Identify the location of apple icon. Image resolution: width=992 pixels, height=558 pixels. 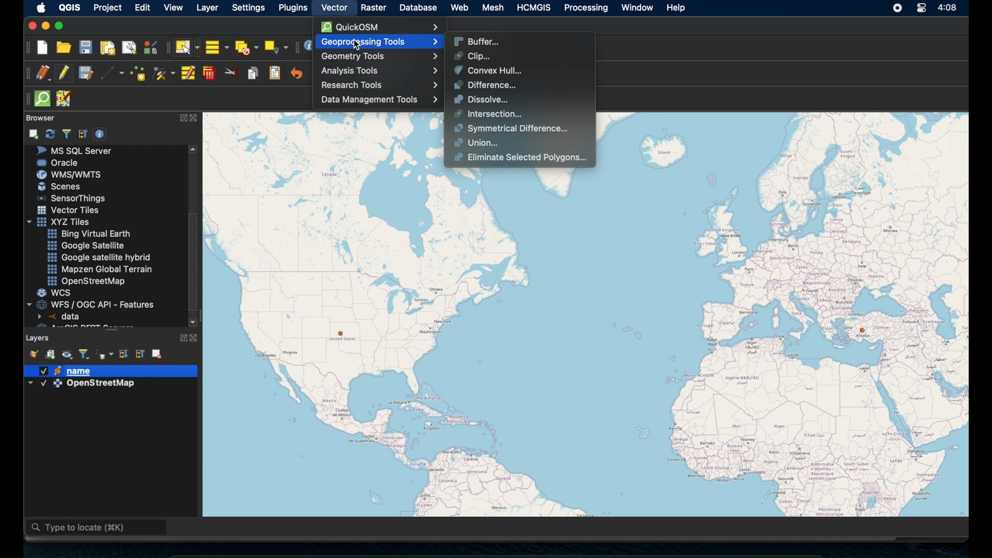
(39, 7).